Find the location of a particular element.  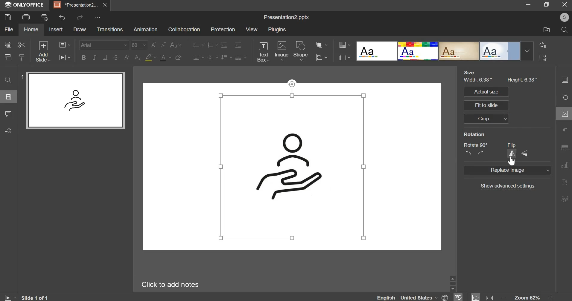

image settings is located at coordinates (564, 115).